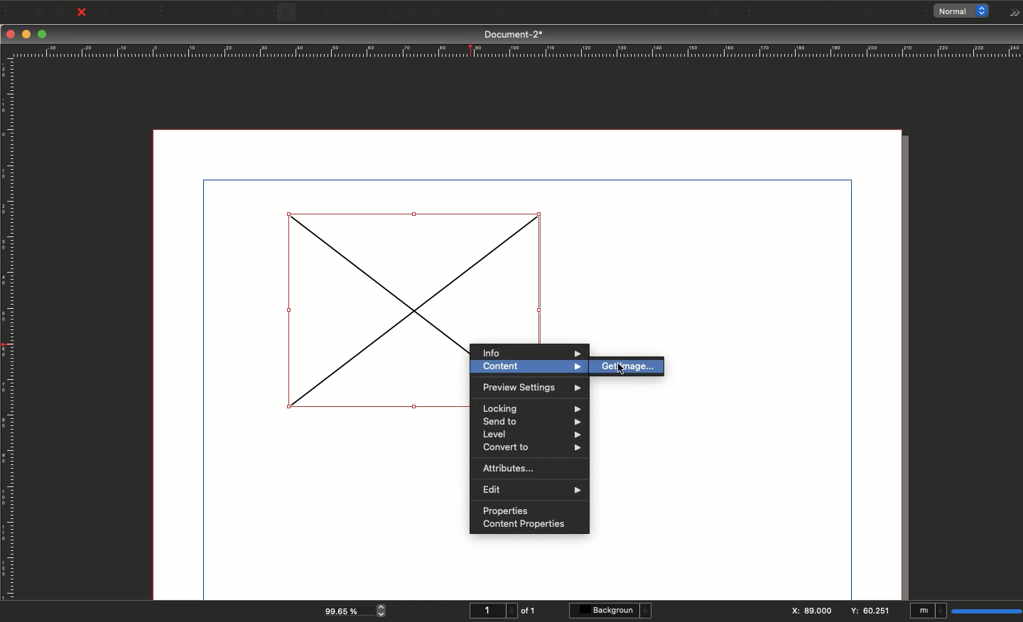 The height and width of the screenshot is (622, 1023). What do you see at coordinates (523, 525) in the screenshot?
I see `Content properties` at bounding box center [523, 525].